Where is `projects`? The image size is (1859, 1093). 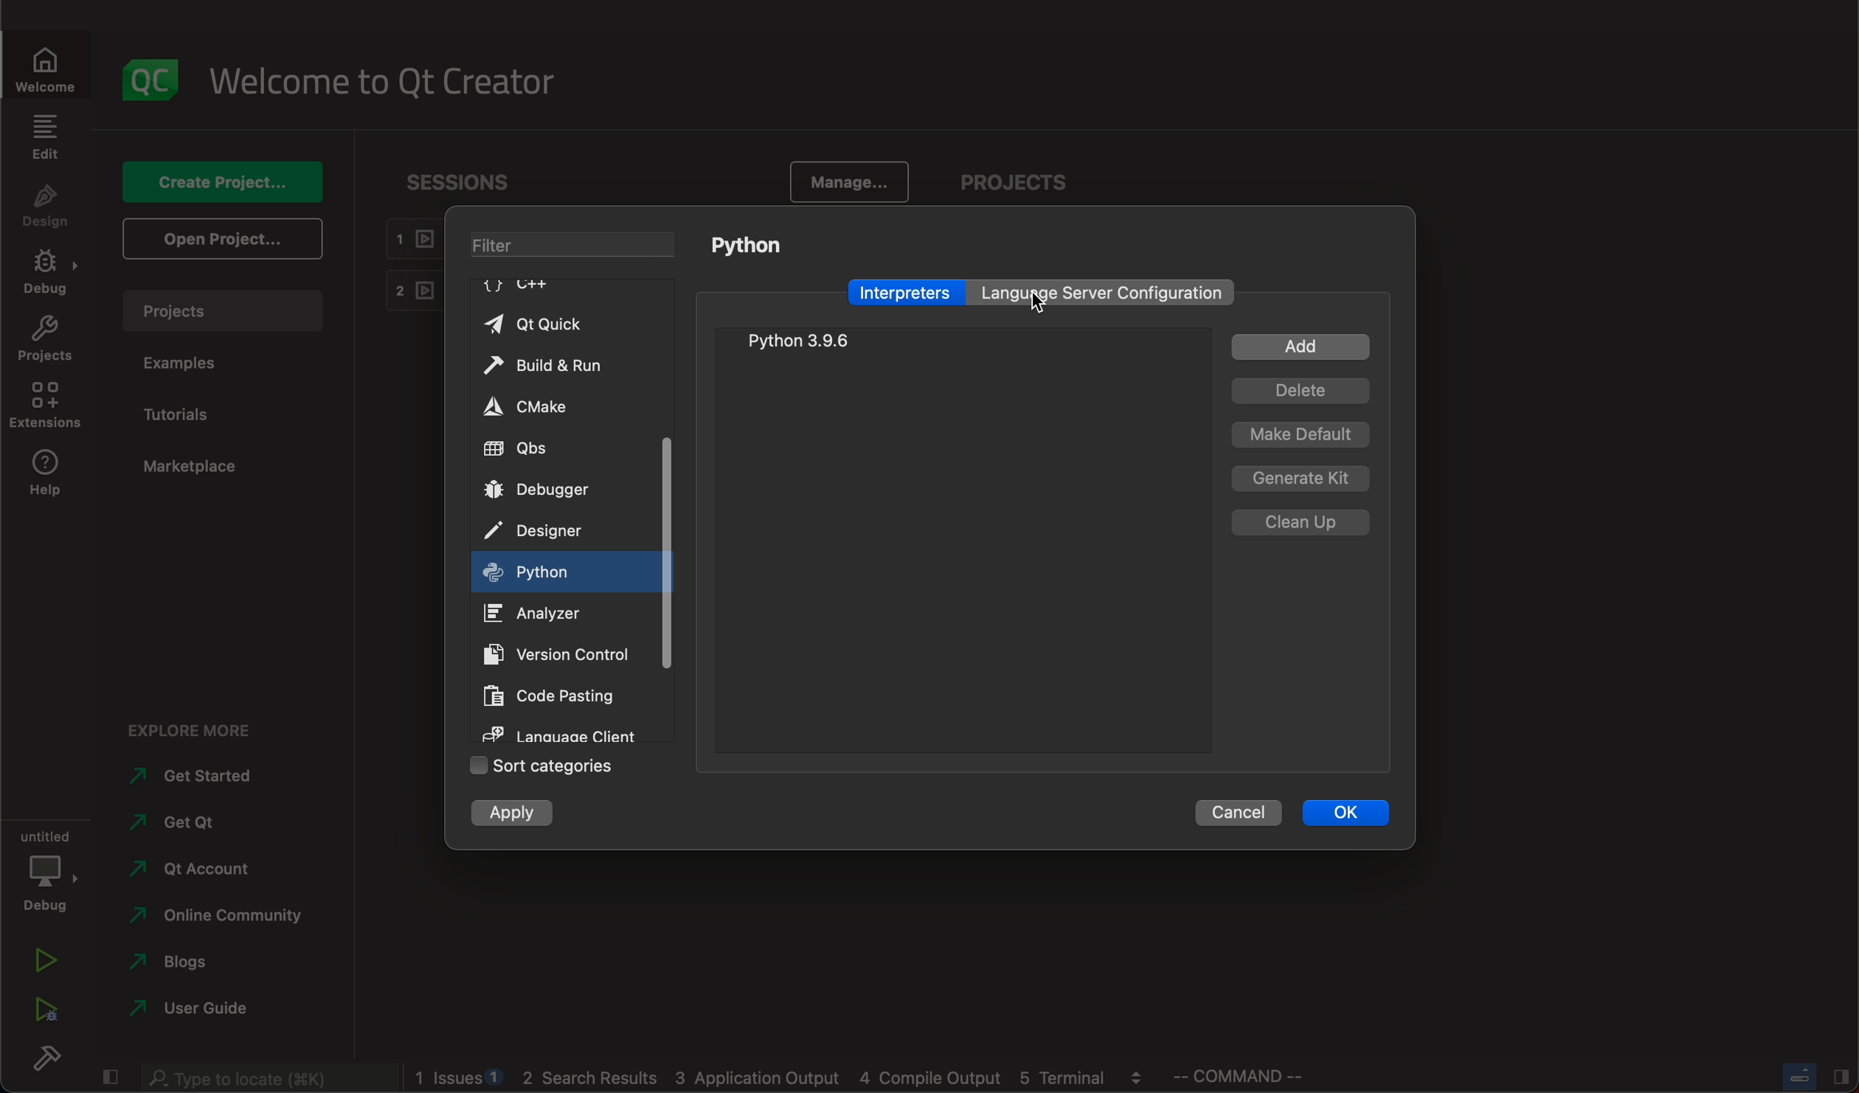
projects is located at coordinates (1014, 179).